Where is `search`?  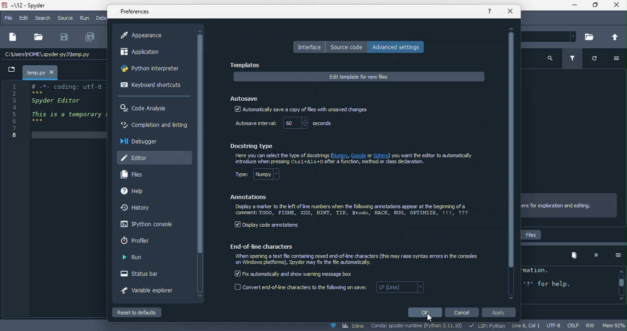 search is located at coordinates (550, 57).